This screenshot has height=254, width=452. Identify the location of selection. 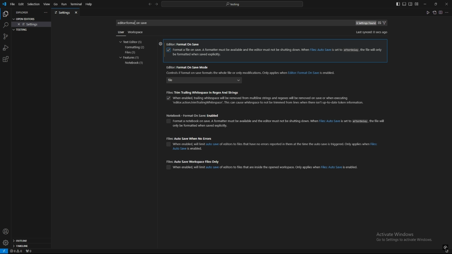
(33, 4).